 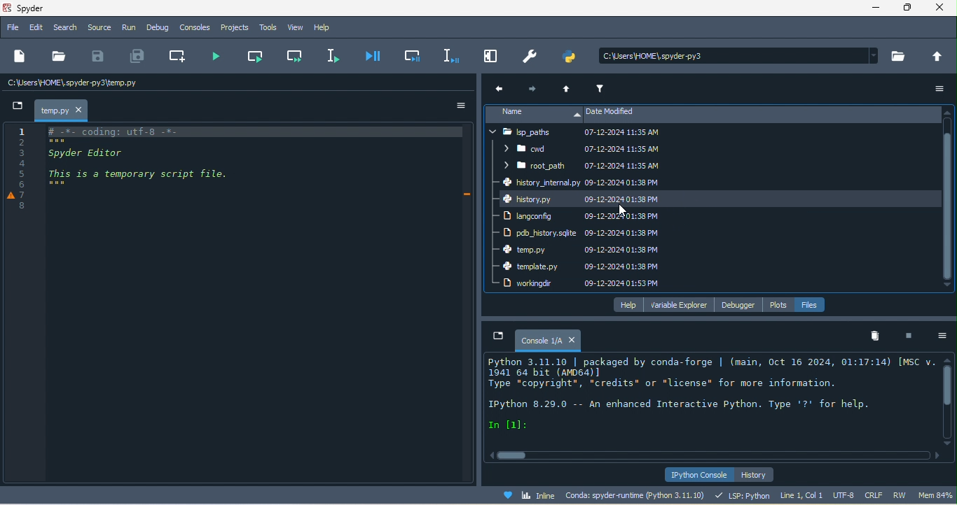 What do you see at coordinates (460, 106) in the screenshot?
I see `option` at bounding box center [460, 106].